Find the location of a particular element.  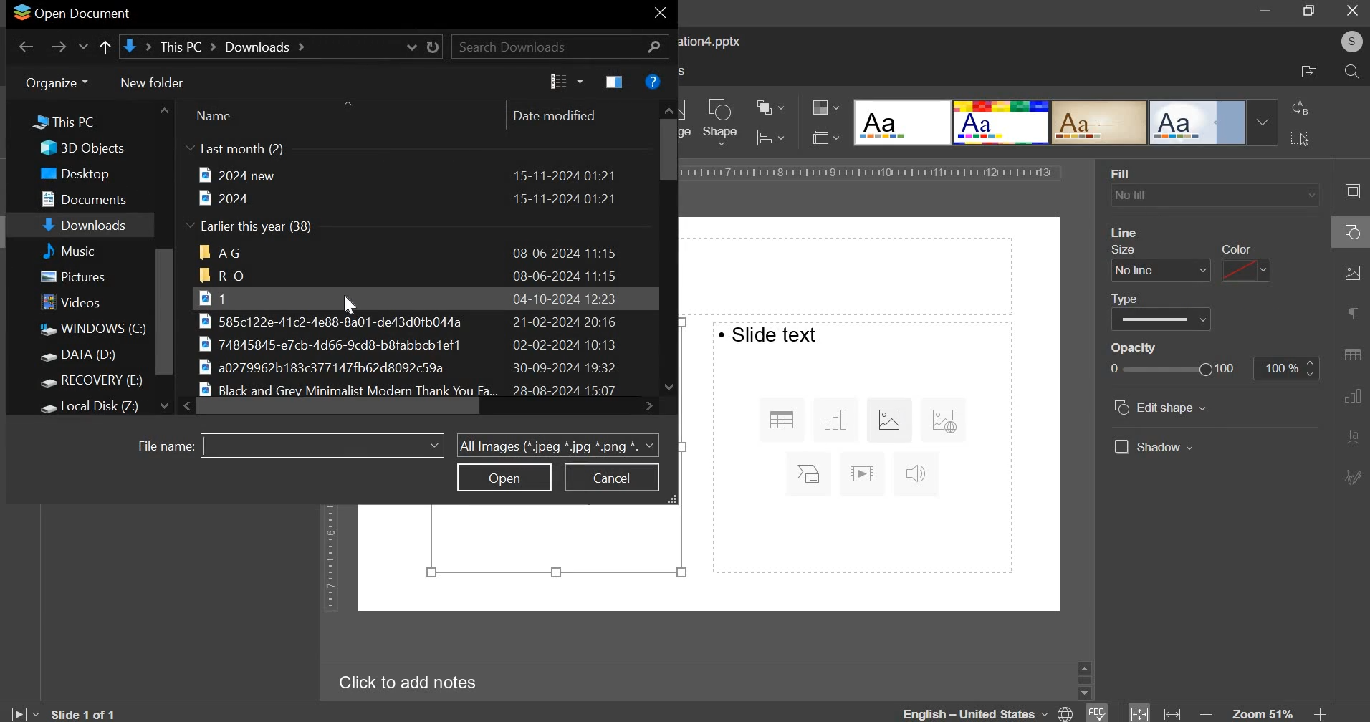

color is located at coordinates (1240, 248).